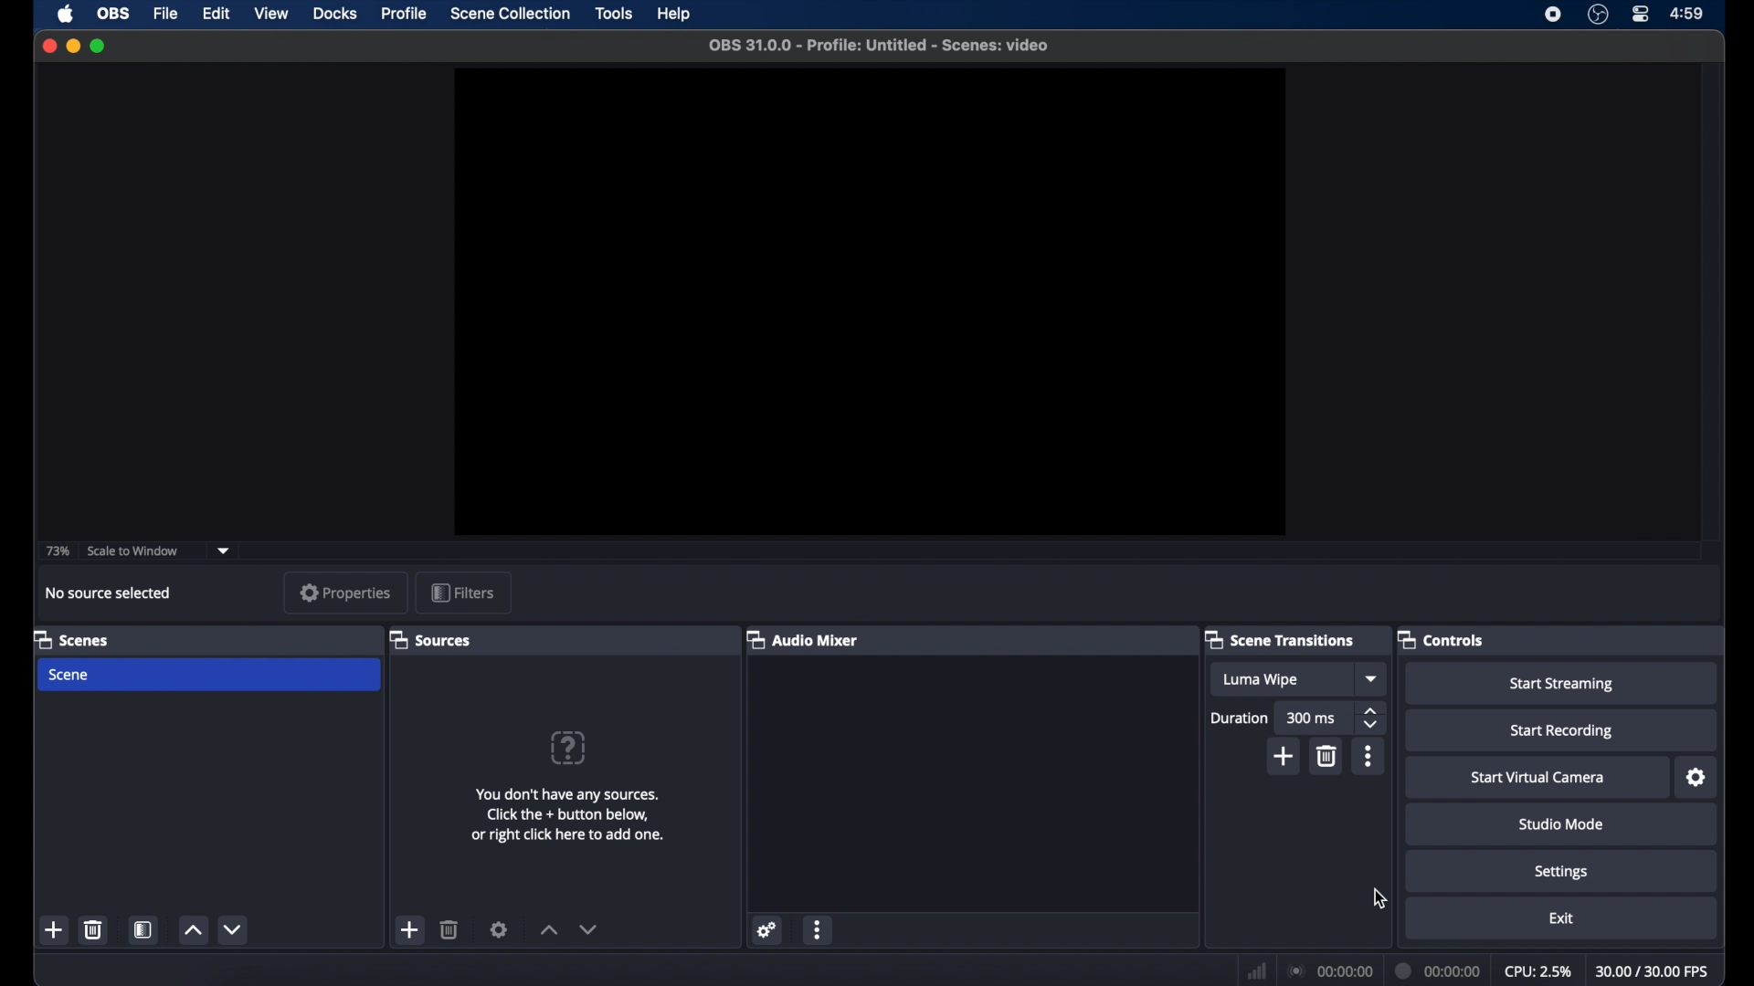 Image resolution: width=1754 pixels, height=986 pixels. Describe the element at coordinates (1696, 778) in the screenshot. I see `settings` at that location.